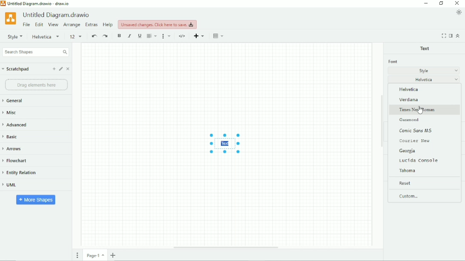 The width and height of the screenshot is (465, 261). Describe the element at coordinates (113, 255) in the screenshot. I see `Insert page` at that location.